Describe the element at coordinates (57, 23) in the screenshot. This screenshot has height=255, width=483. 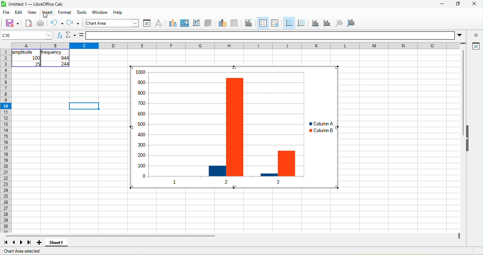
I see `undo` at that location.